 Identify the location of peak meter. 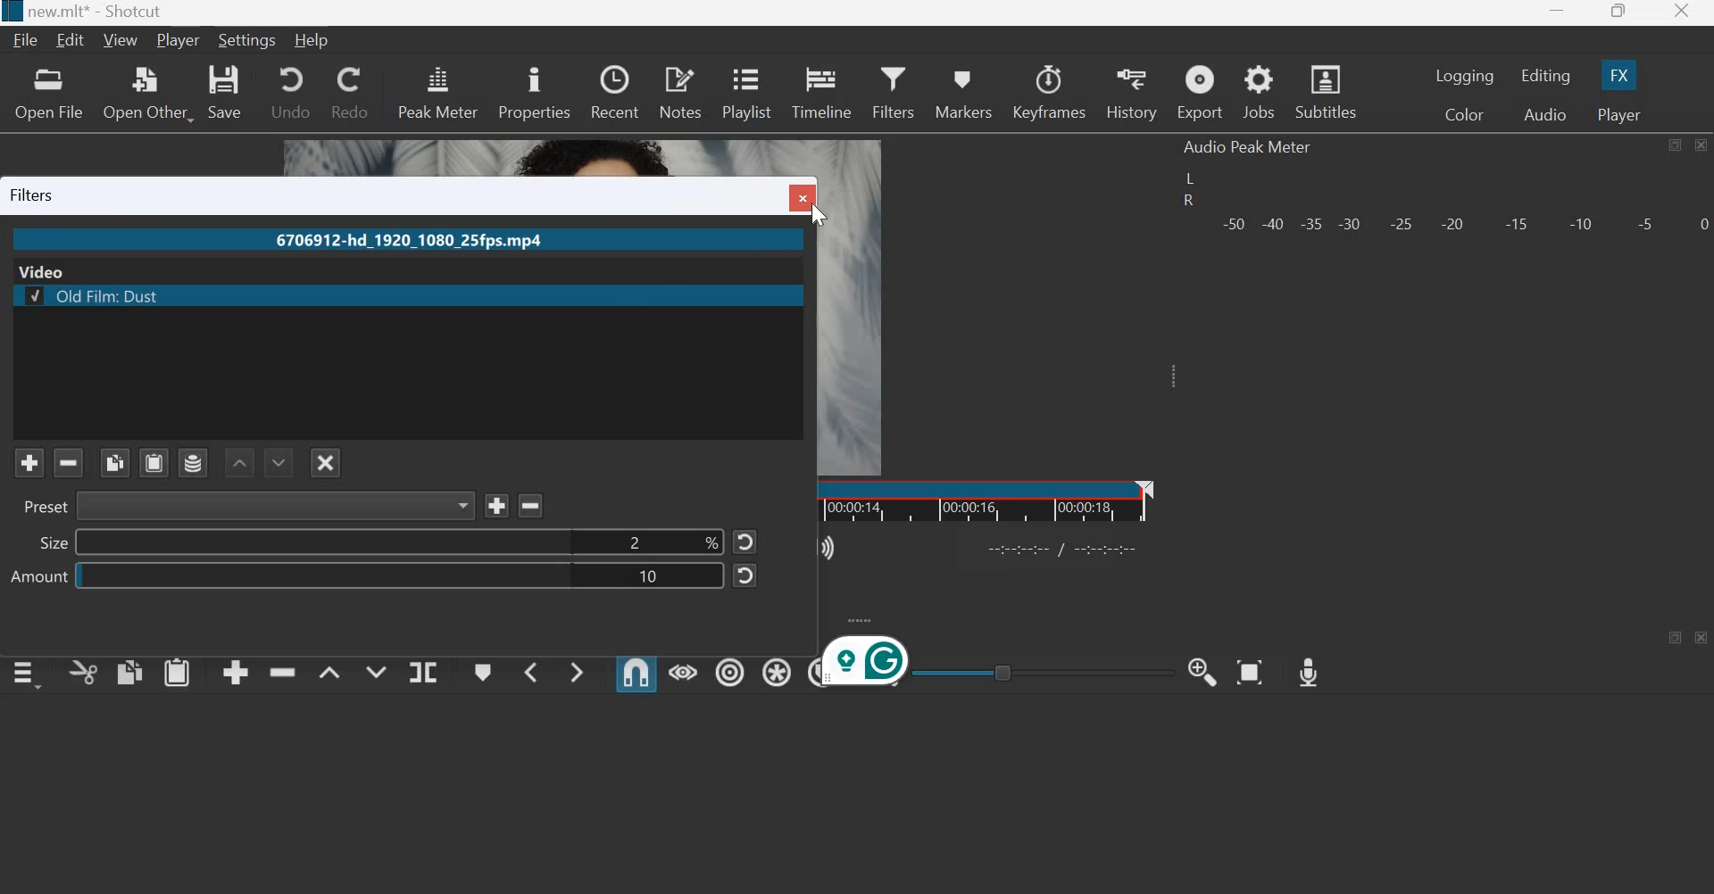
(438, 91).